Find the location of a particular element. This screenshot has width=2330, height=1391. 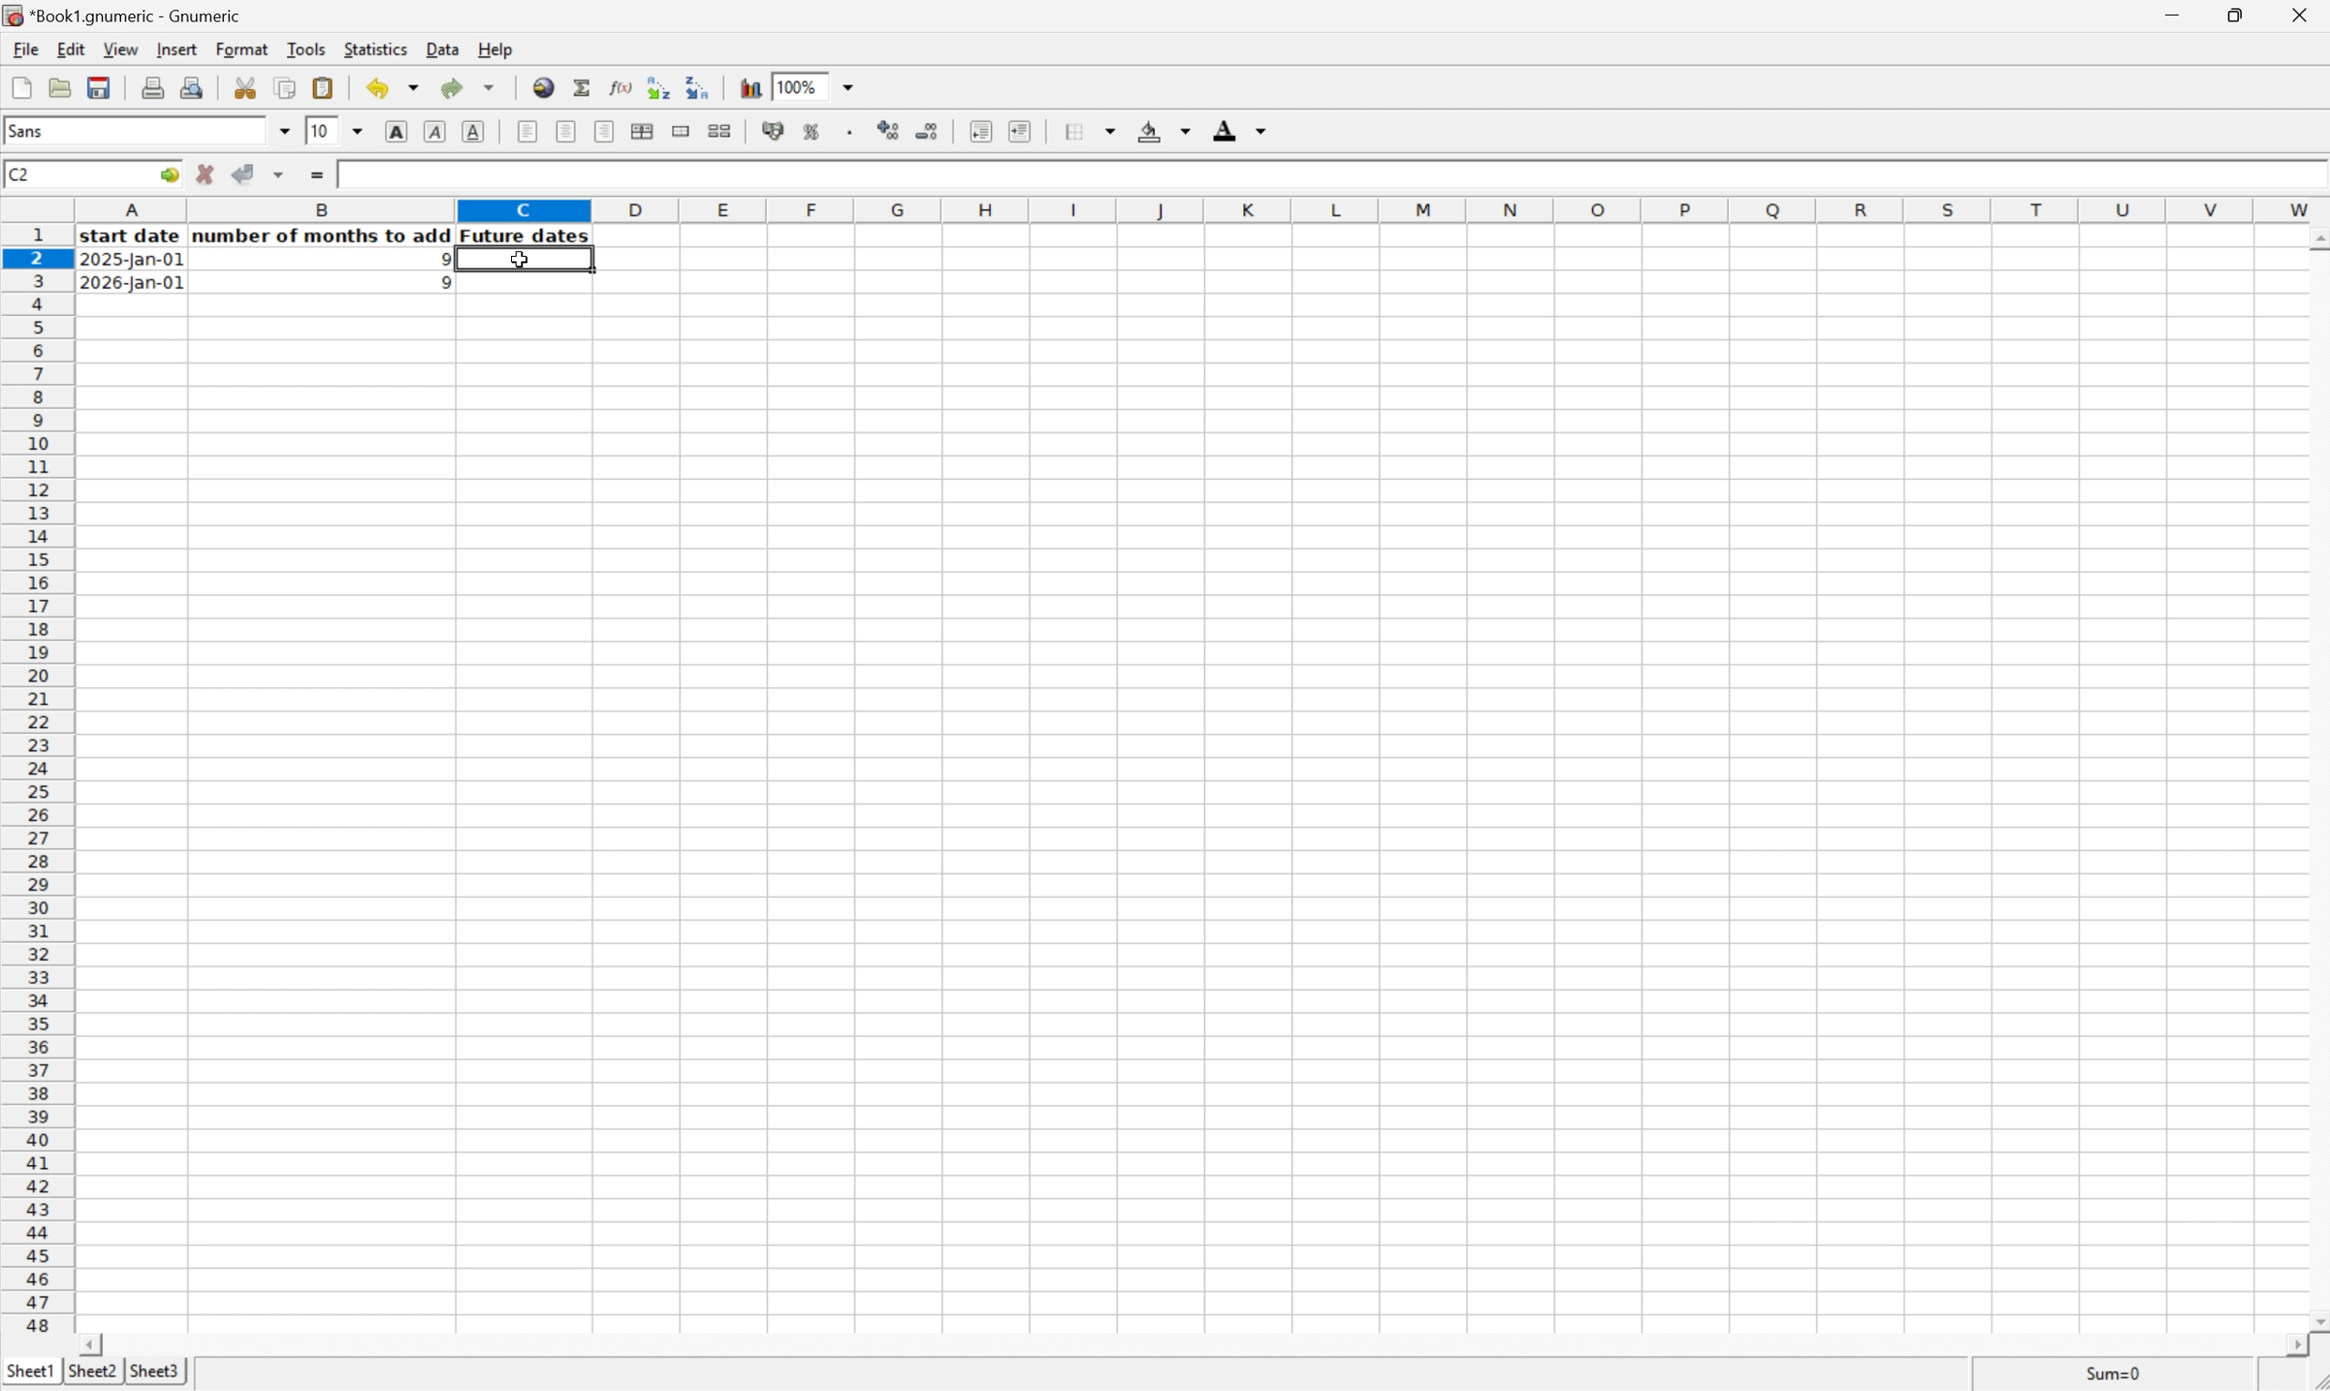

Tools is located at coordinates (308, 48).